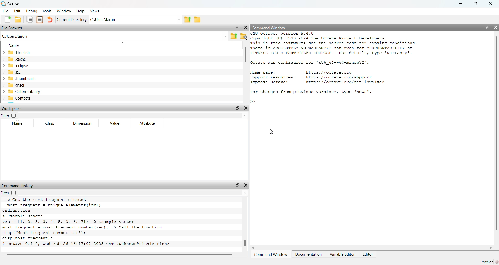 The height and width of the screenshot is (265, 499). Describe the element at coordinates (17, 11) in the screenshot. I see `Edit` at that location.